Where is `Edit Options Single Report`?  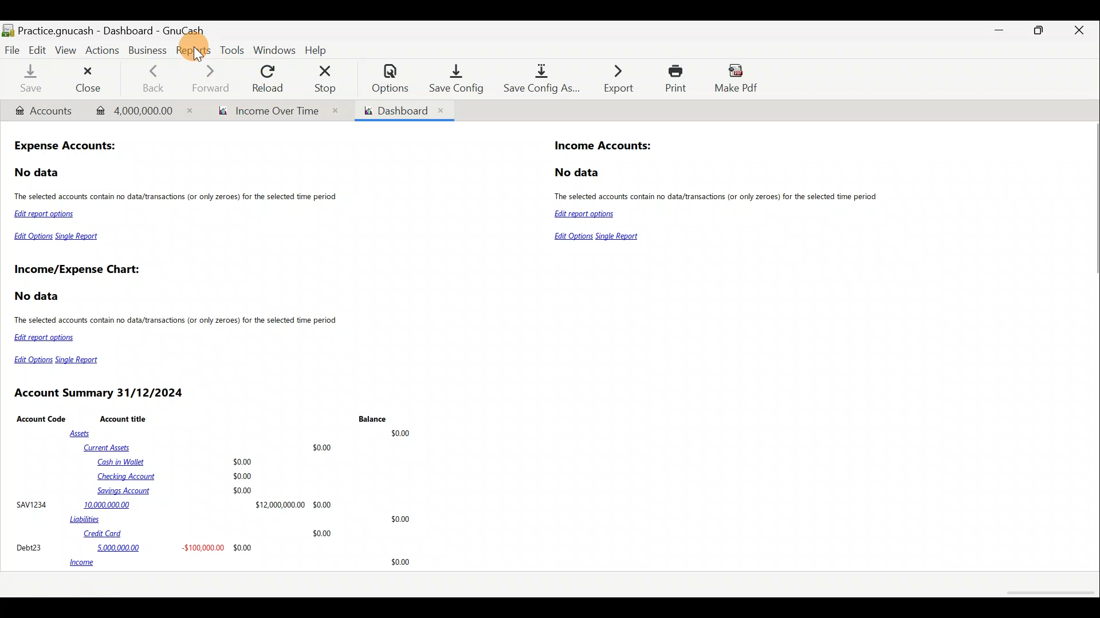 Edit Options Single Report is located at coordinates (57, 239).